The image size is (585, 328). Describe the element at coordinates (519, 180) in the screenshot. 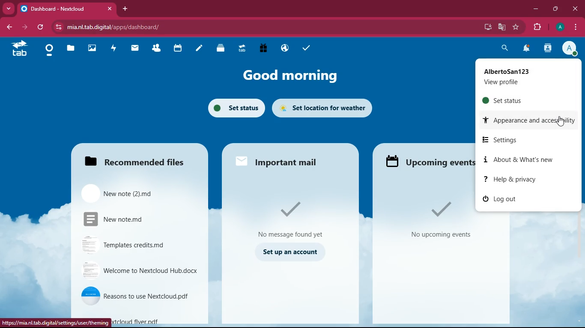

I see `help` at that location.